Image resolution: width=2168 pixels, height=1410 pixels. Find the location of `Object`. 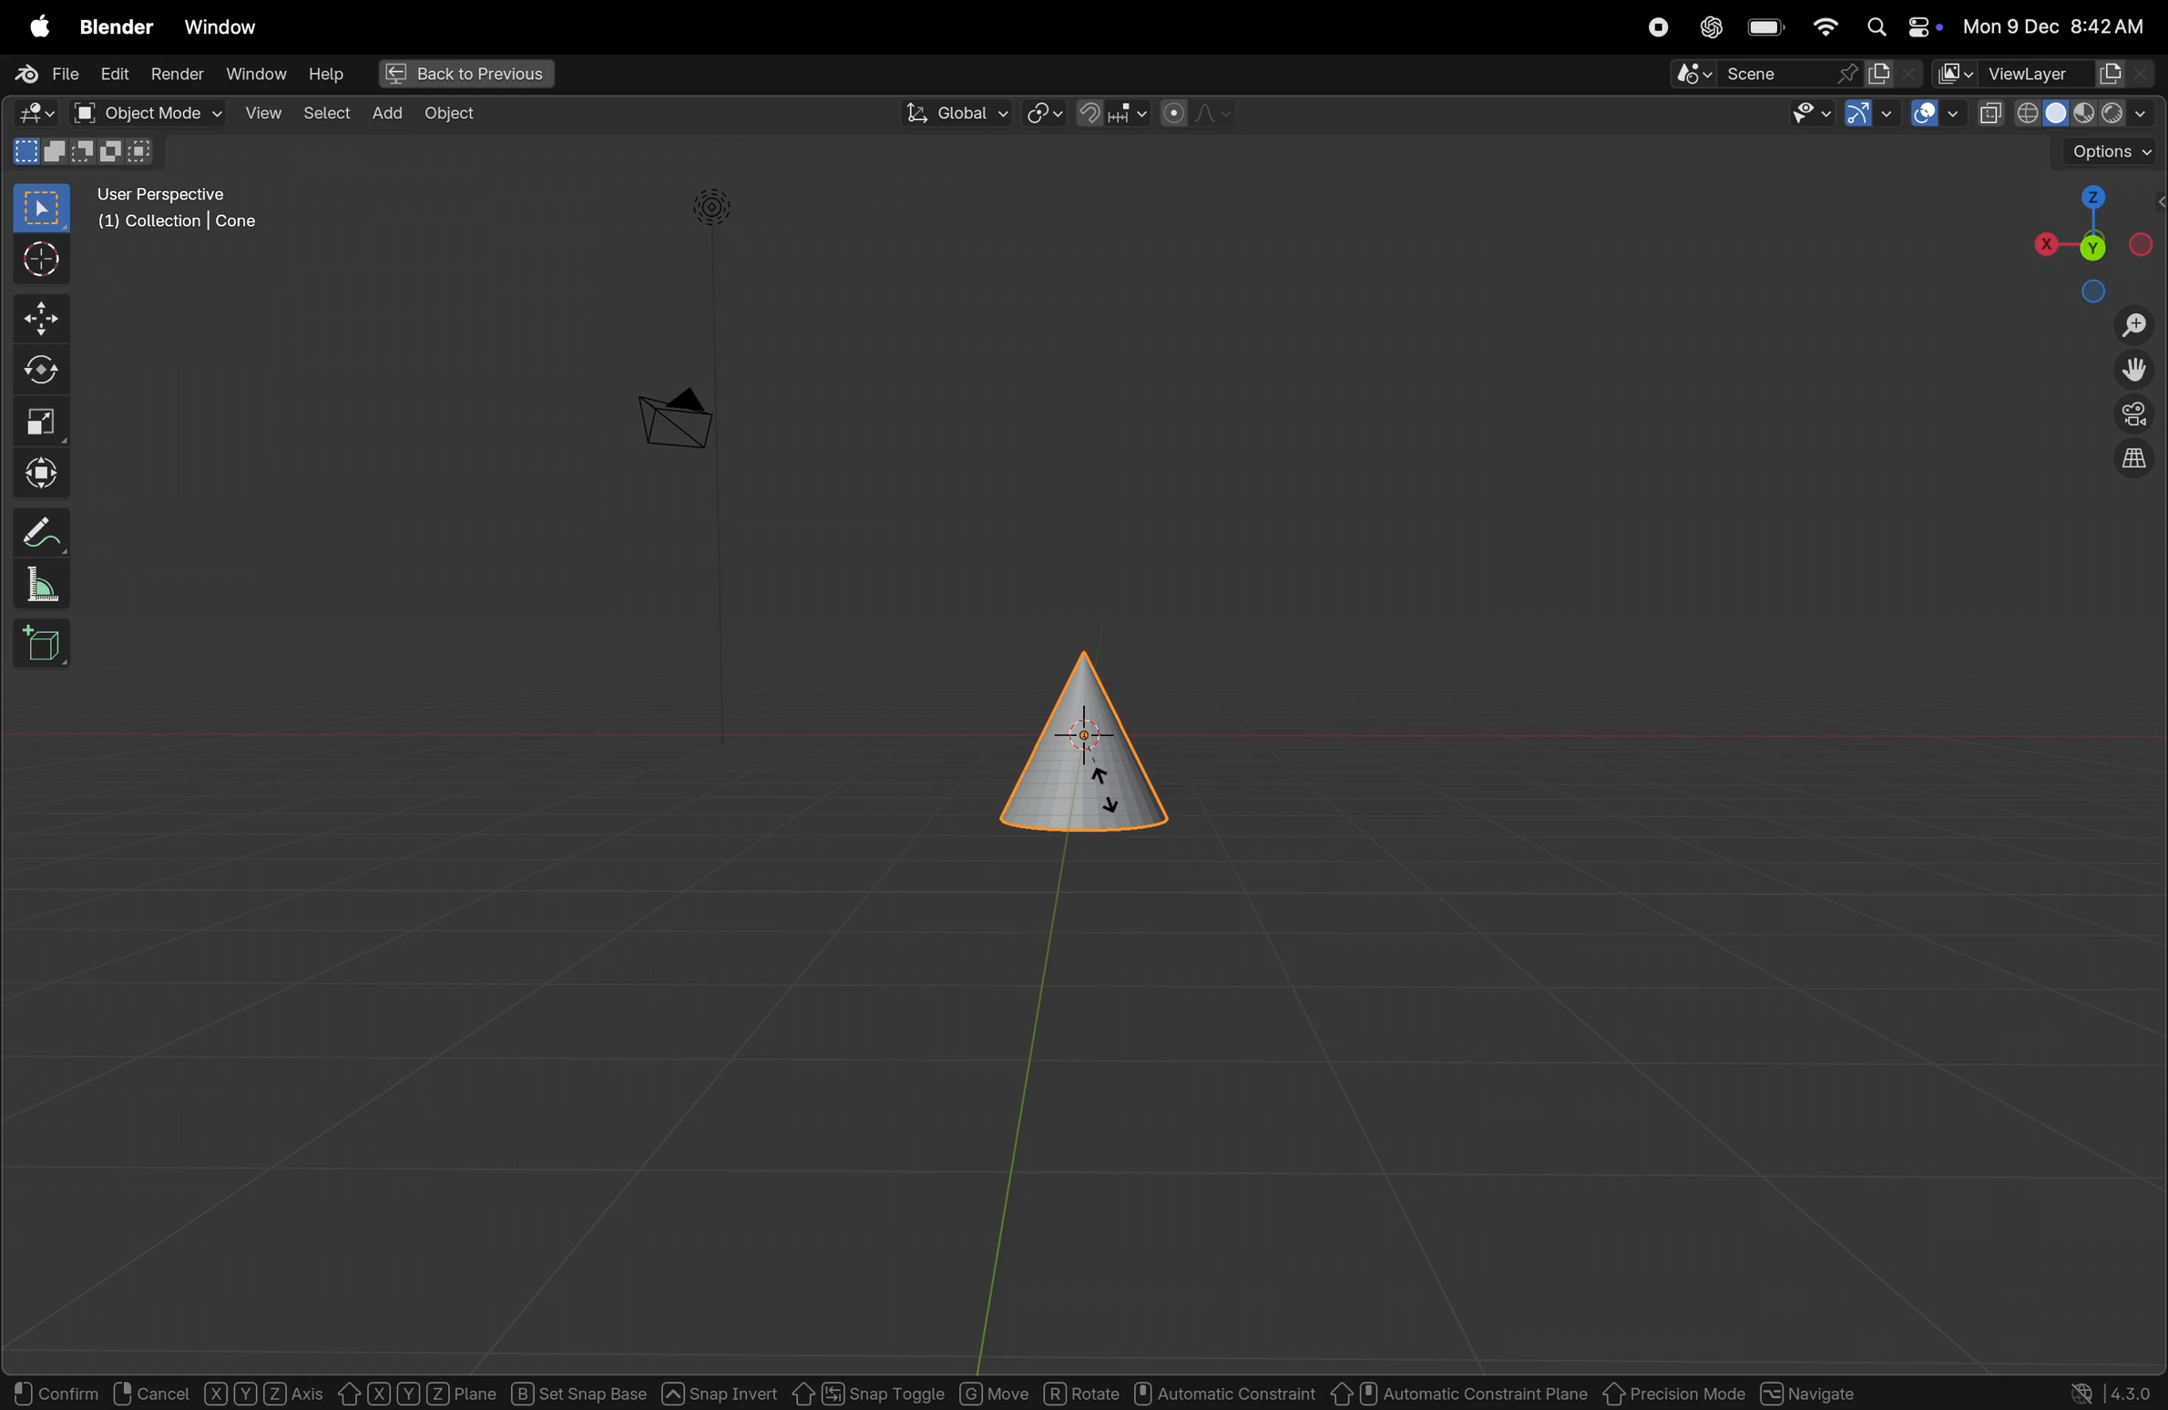

Object is located at coordinates (455, 114).